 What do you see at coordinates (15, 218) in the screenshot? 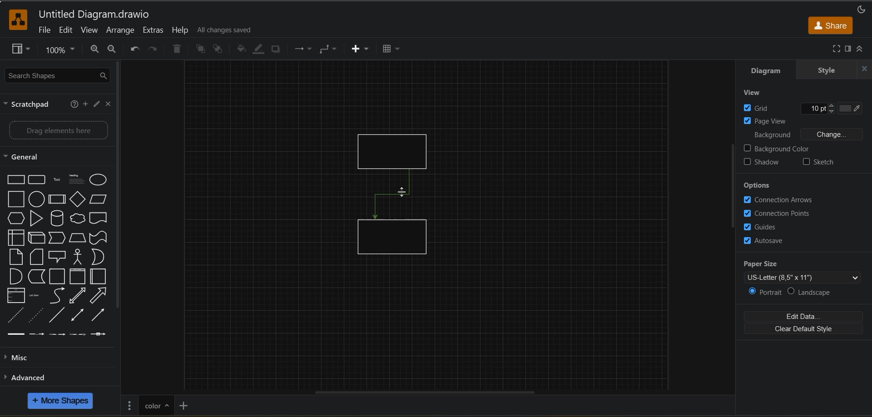
I see `Hexagon` at bounding box center [15, 218].